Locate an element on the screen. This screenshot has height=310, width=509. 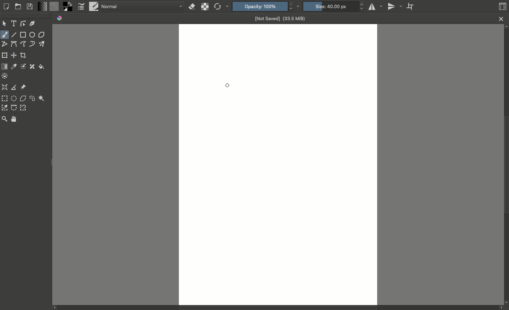
Not saved (33.5 MiB) is located at coordinates (280, 18).